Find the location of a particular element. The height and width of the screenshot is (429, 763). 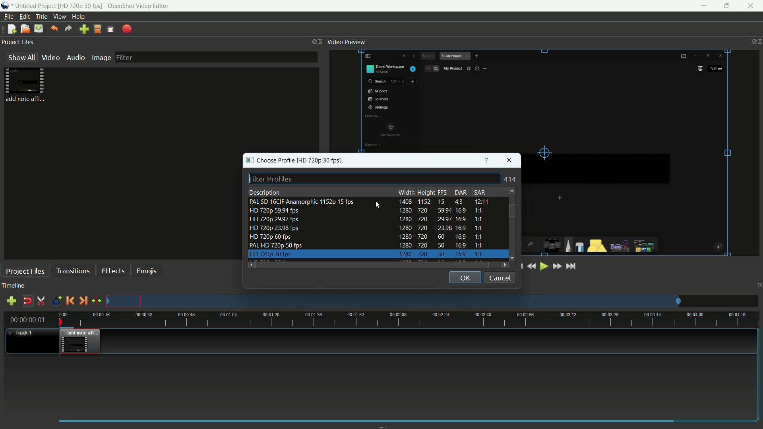

scroll bar is located at coordinates (512, 211).